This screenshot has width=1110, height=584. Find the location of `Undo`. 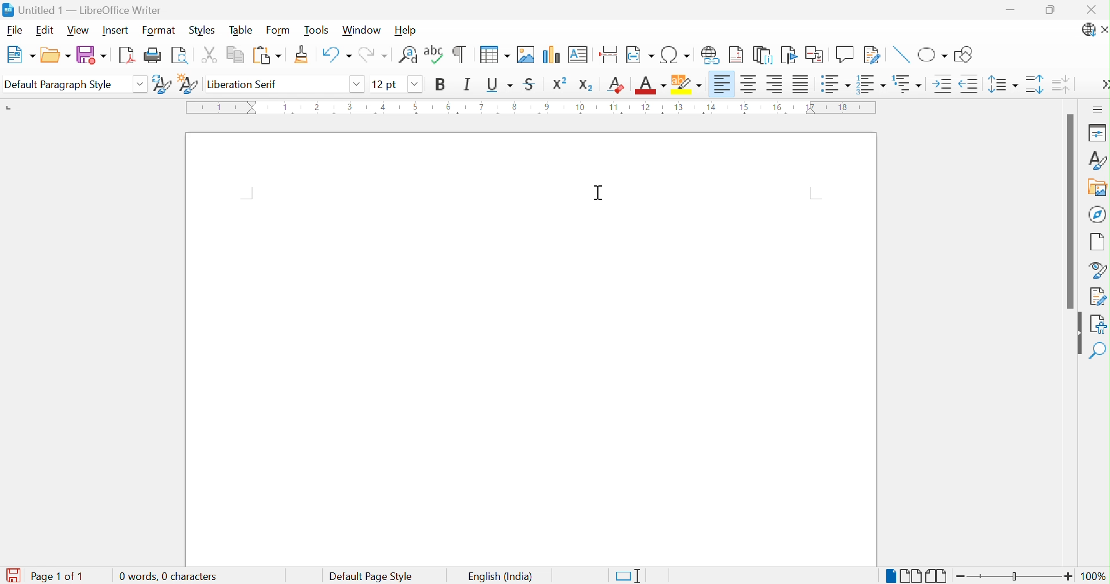

Undo is located at coordinates (336, 53).